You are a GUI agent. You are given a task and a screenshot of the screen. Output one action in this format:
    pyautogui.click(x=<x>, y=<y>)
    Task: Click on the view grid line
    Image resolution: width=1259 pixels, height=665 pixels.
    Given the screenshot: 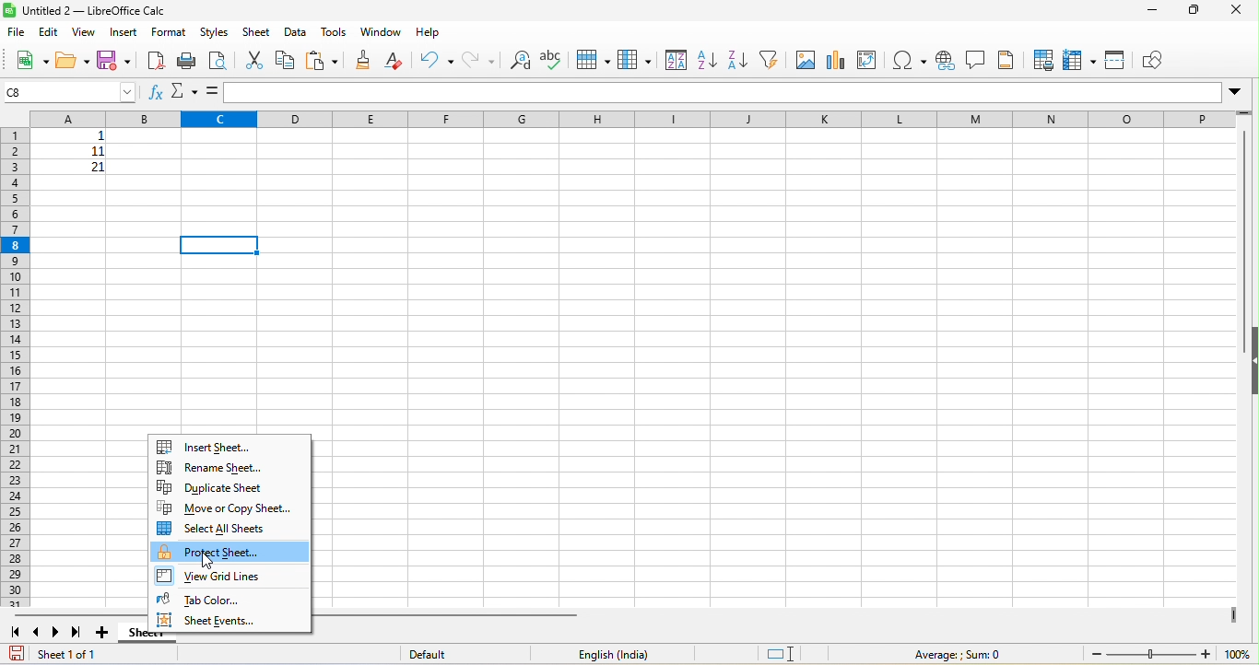 What is the action you would take?
    pyautogui.click(x=218, y=577)
    